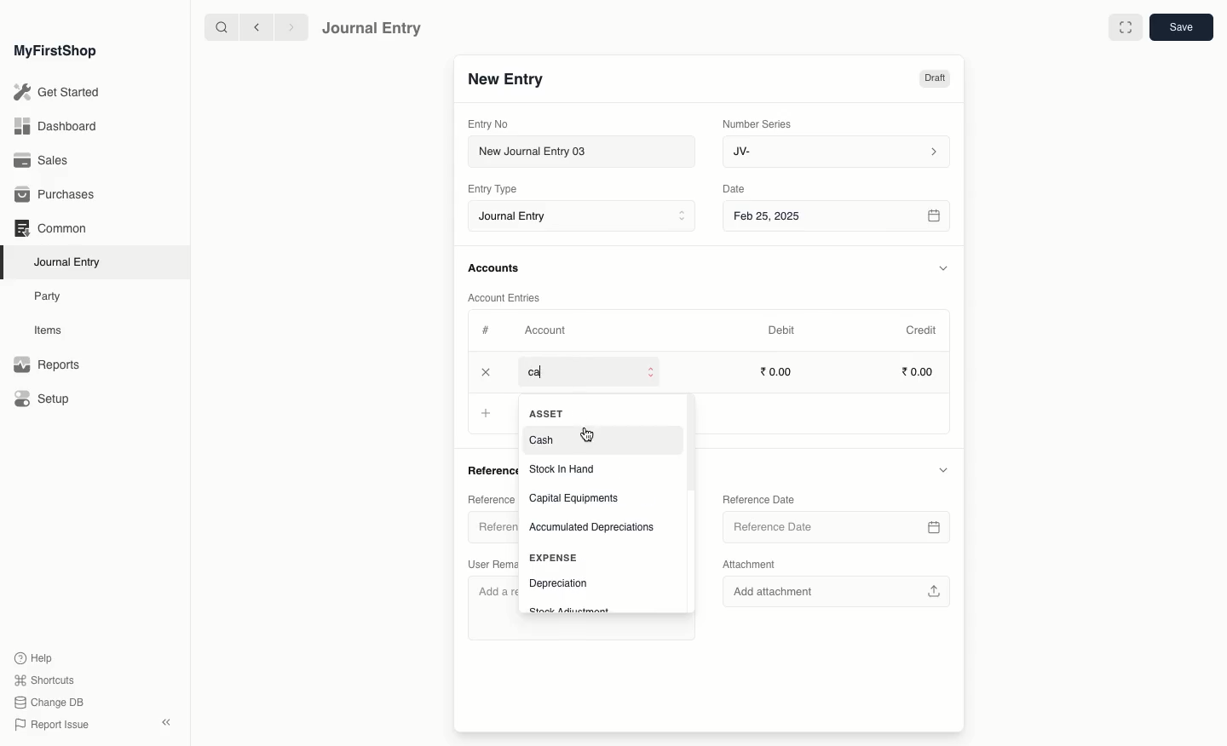 The height and width of the screenshot is (746, 1227). I want to click on Depreciation, so click(558, 583).